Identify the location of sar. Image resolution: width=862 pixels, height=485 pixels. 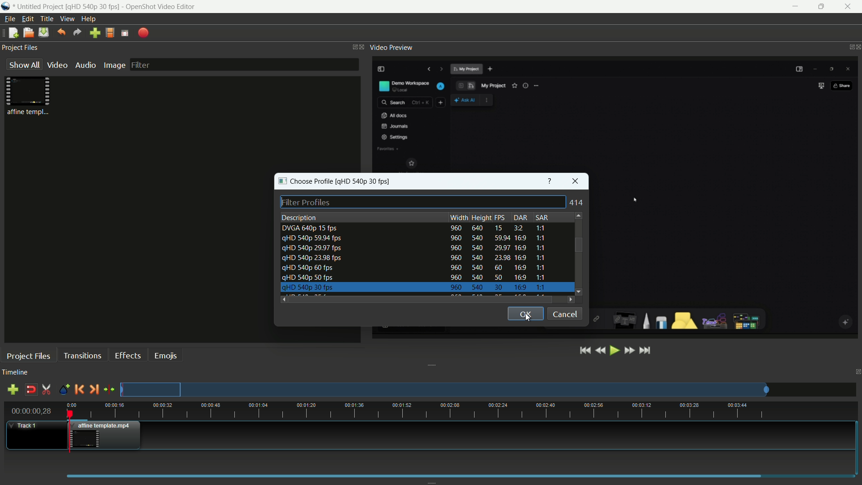
(541, 217).